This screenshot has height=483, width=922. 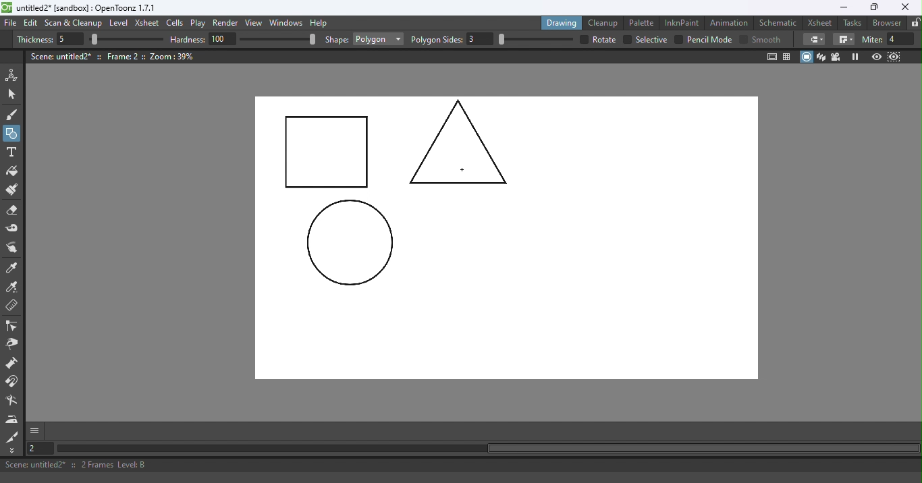 I want to click on 3D View, so click(x=822, y=57).